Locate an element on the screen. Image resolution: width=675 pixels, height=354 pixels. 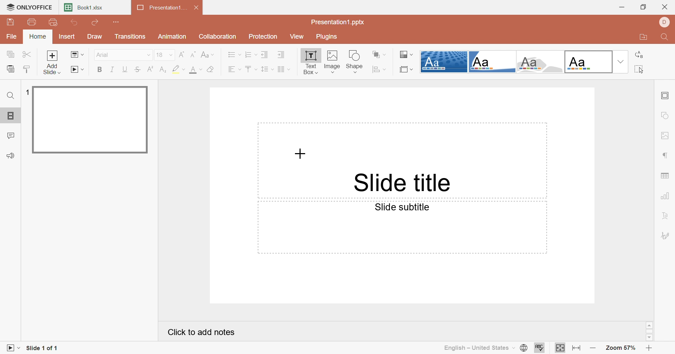
Start slide is located at coordinates (11, 348).